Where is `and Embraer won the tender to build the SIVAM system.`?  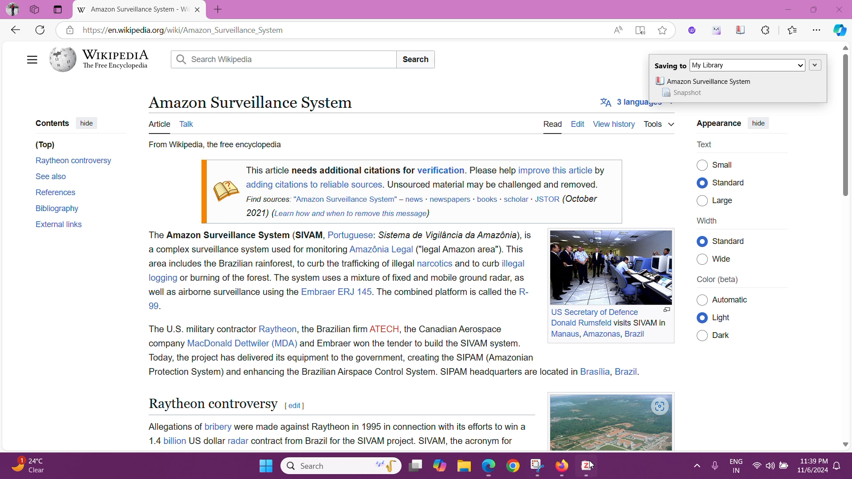
and Embraer won the tender to build the SIVAM system. is located at coordinates (411, 343).